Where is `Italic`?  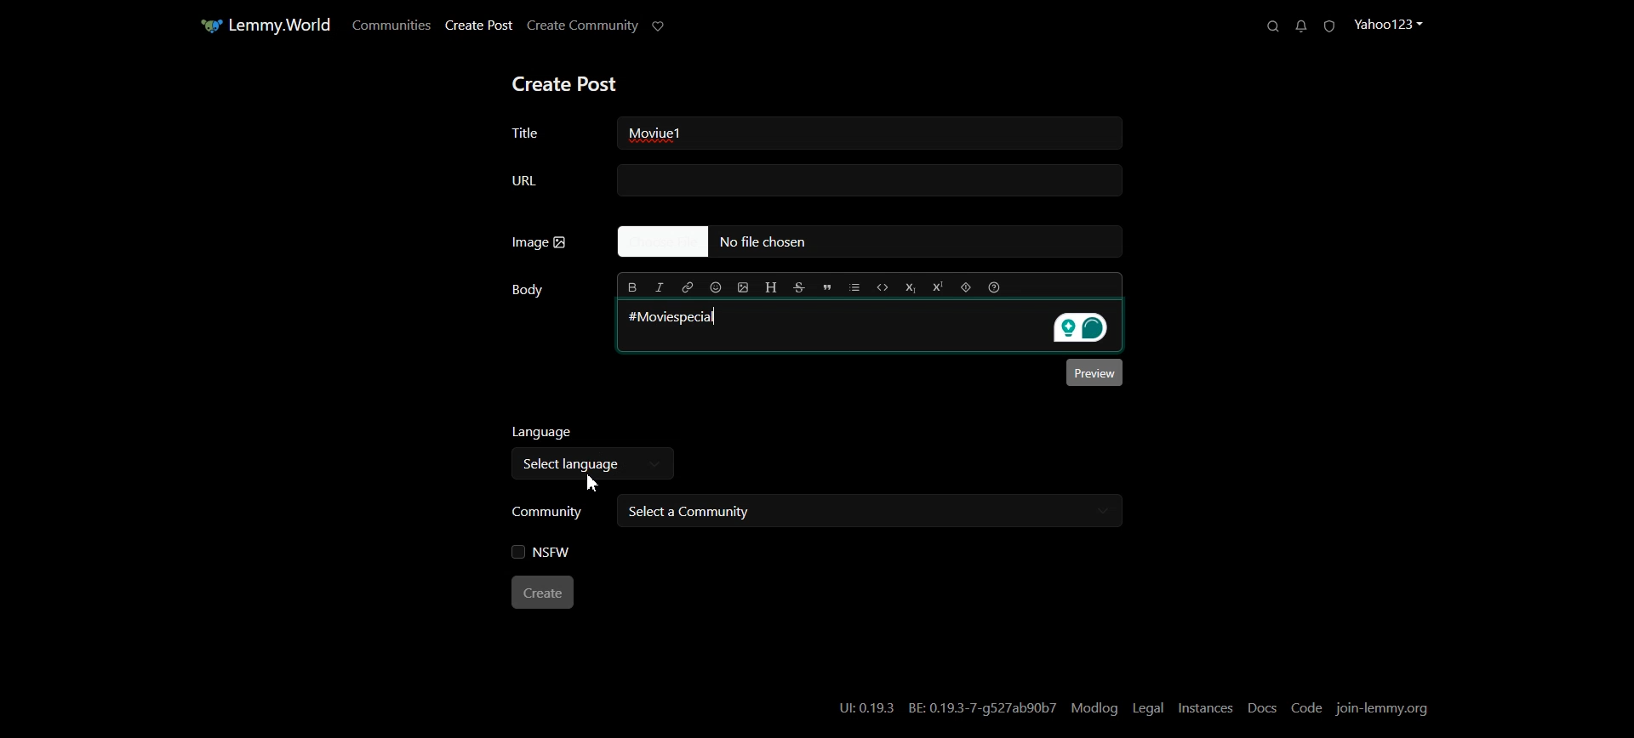
Italic is located at coordinates (660, 287).